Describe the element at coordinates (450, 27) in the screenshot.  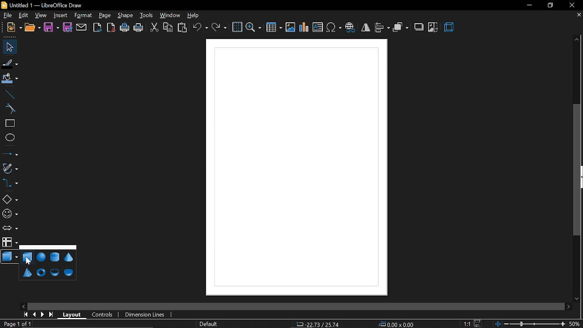
I see `3d effect` at that location.